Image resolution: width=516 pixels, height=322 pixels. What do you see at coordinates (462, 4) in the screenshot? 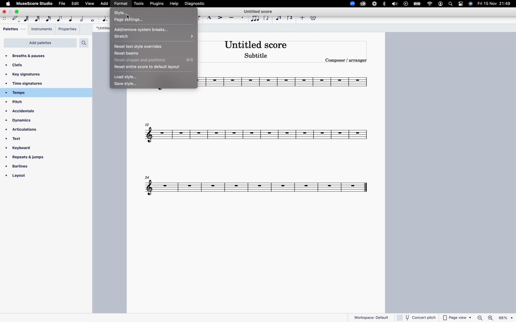
I see `settings` at bounding box center [462, 4].